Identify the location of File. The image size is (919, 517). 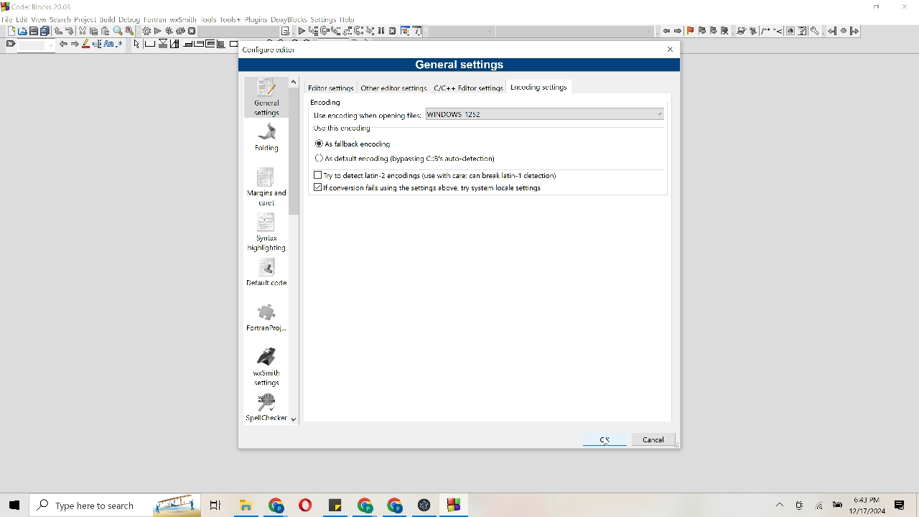
(335, 505).